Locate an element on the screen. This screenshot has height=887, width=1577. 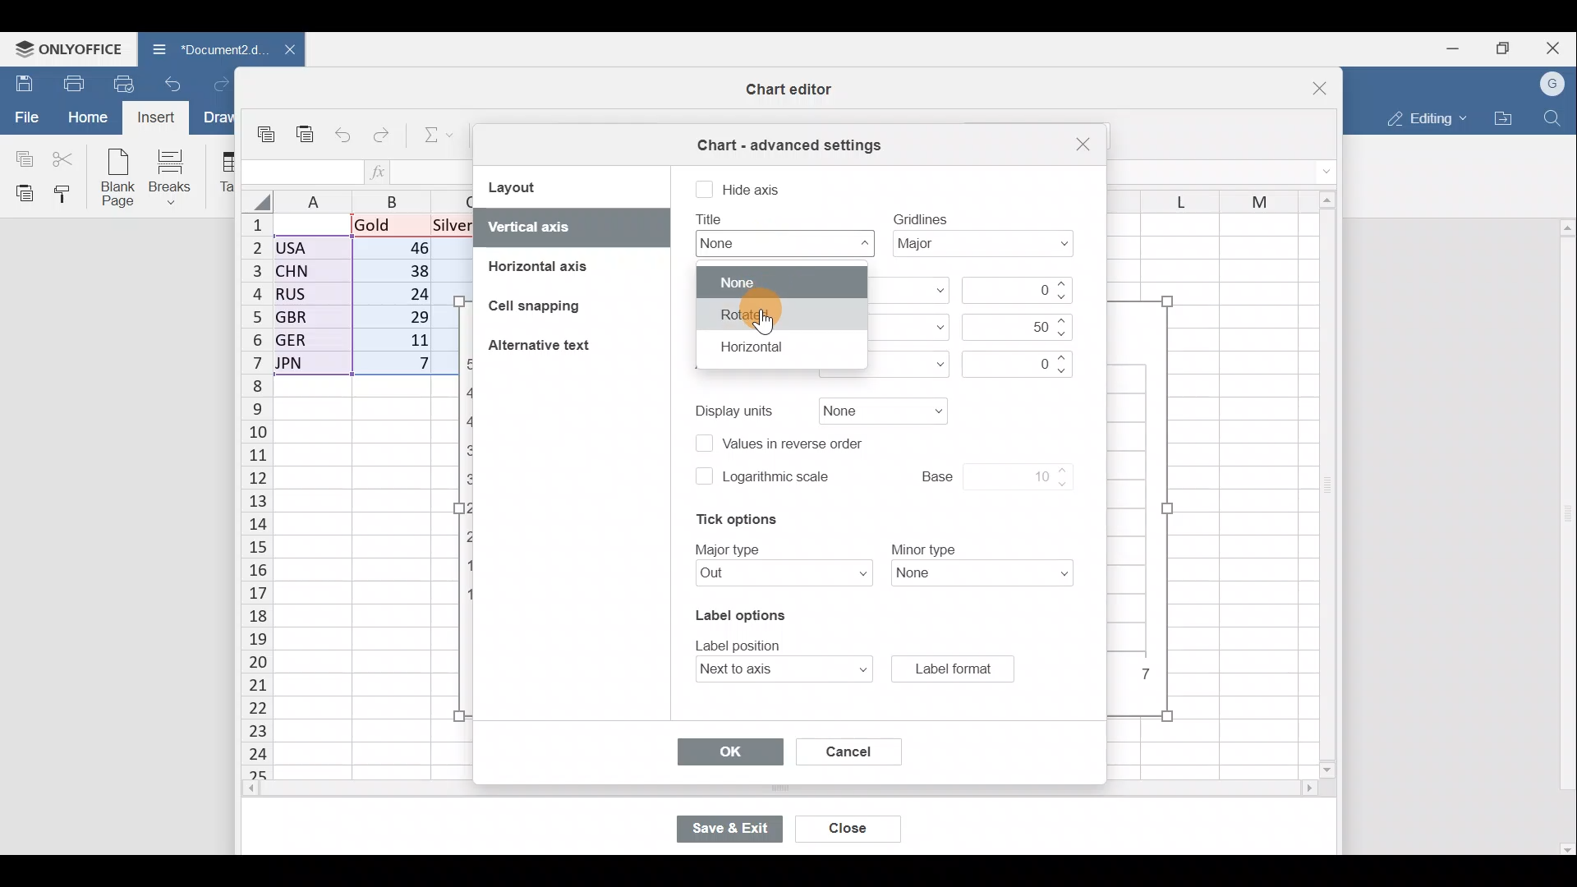
Close is located at coordinates (857, 829).